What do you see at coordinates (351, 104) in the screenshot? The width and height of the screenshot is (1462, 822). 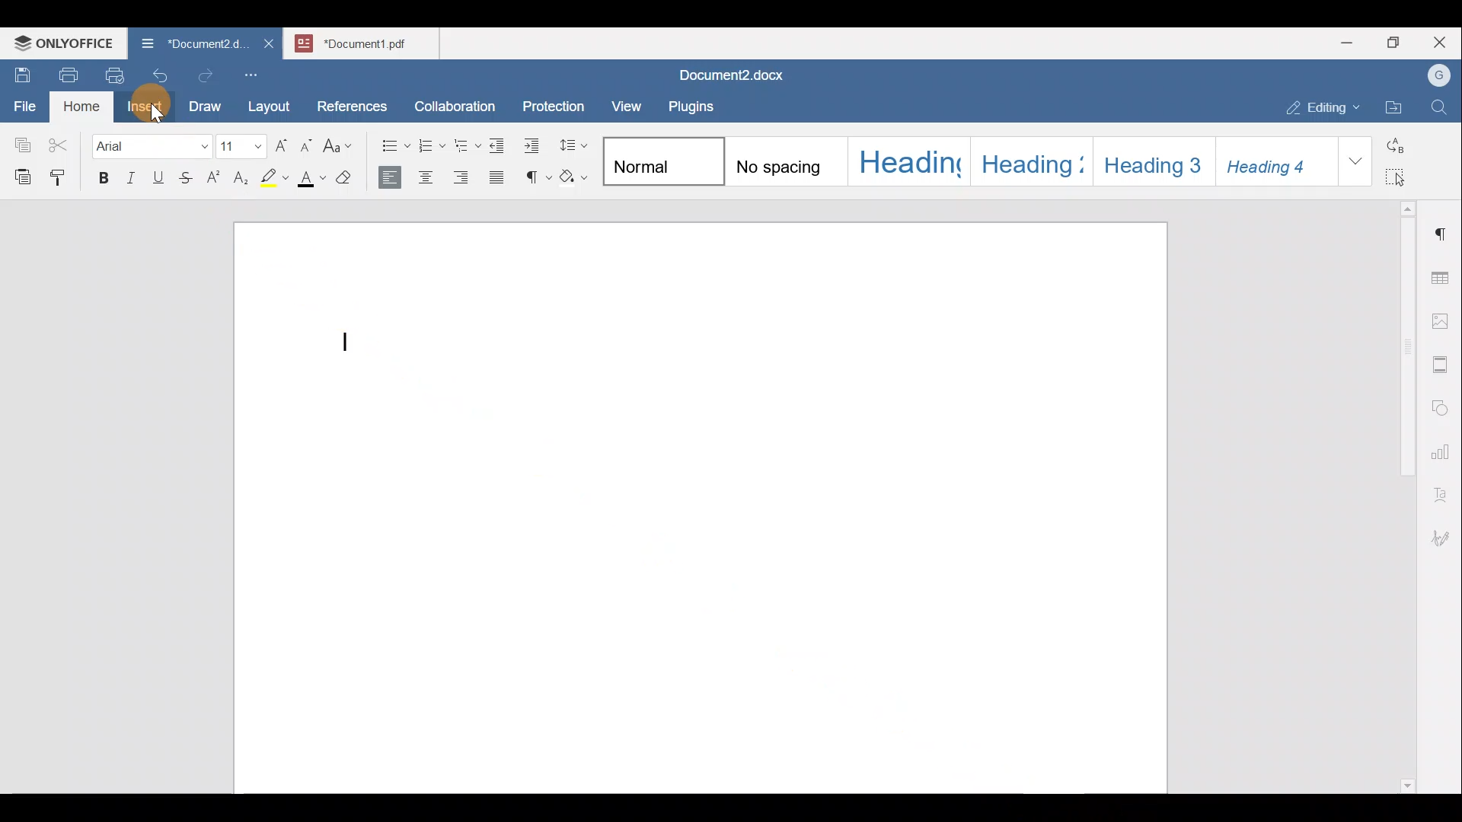 I see `References` at bounding box center [351, 104].